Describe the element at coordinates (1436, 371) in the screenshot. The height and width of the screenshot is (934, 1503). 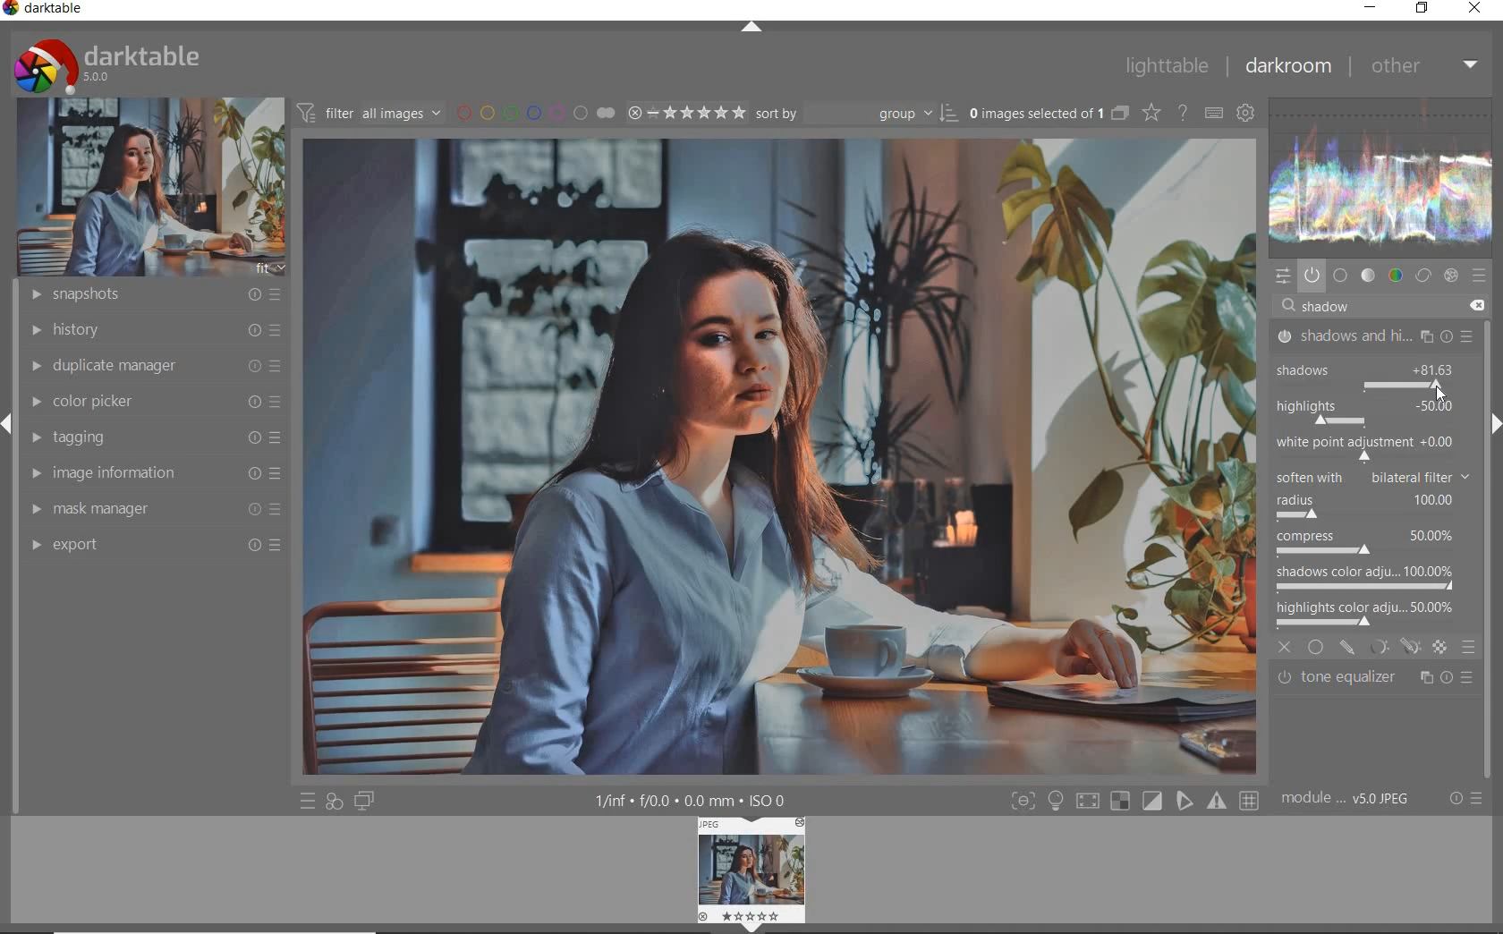
I see `show increased to 81.63` at that location.